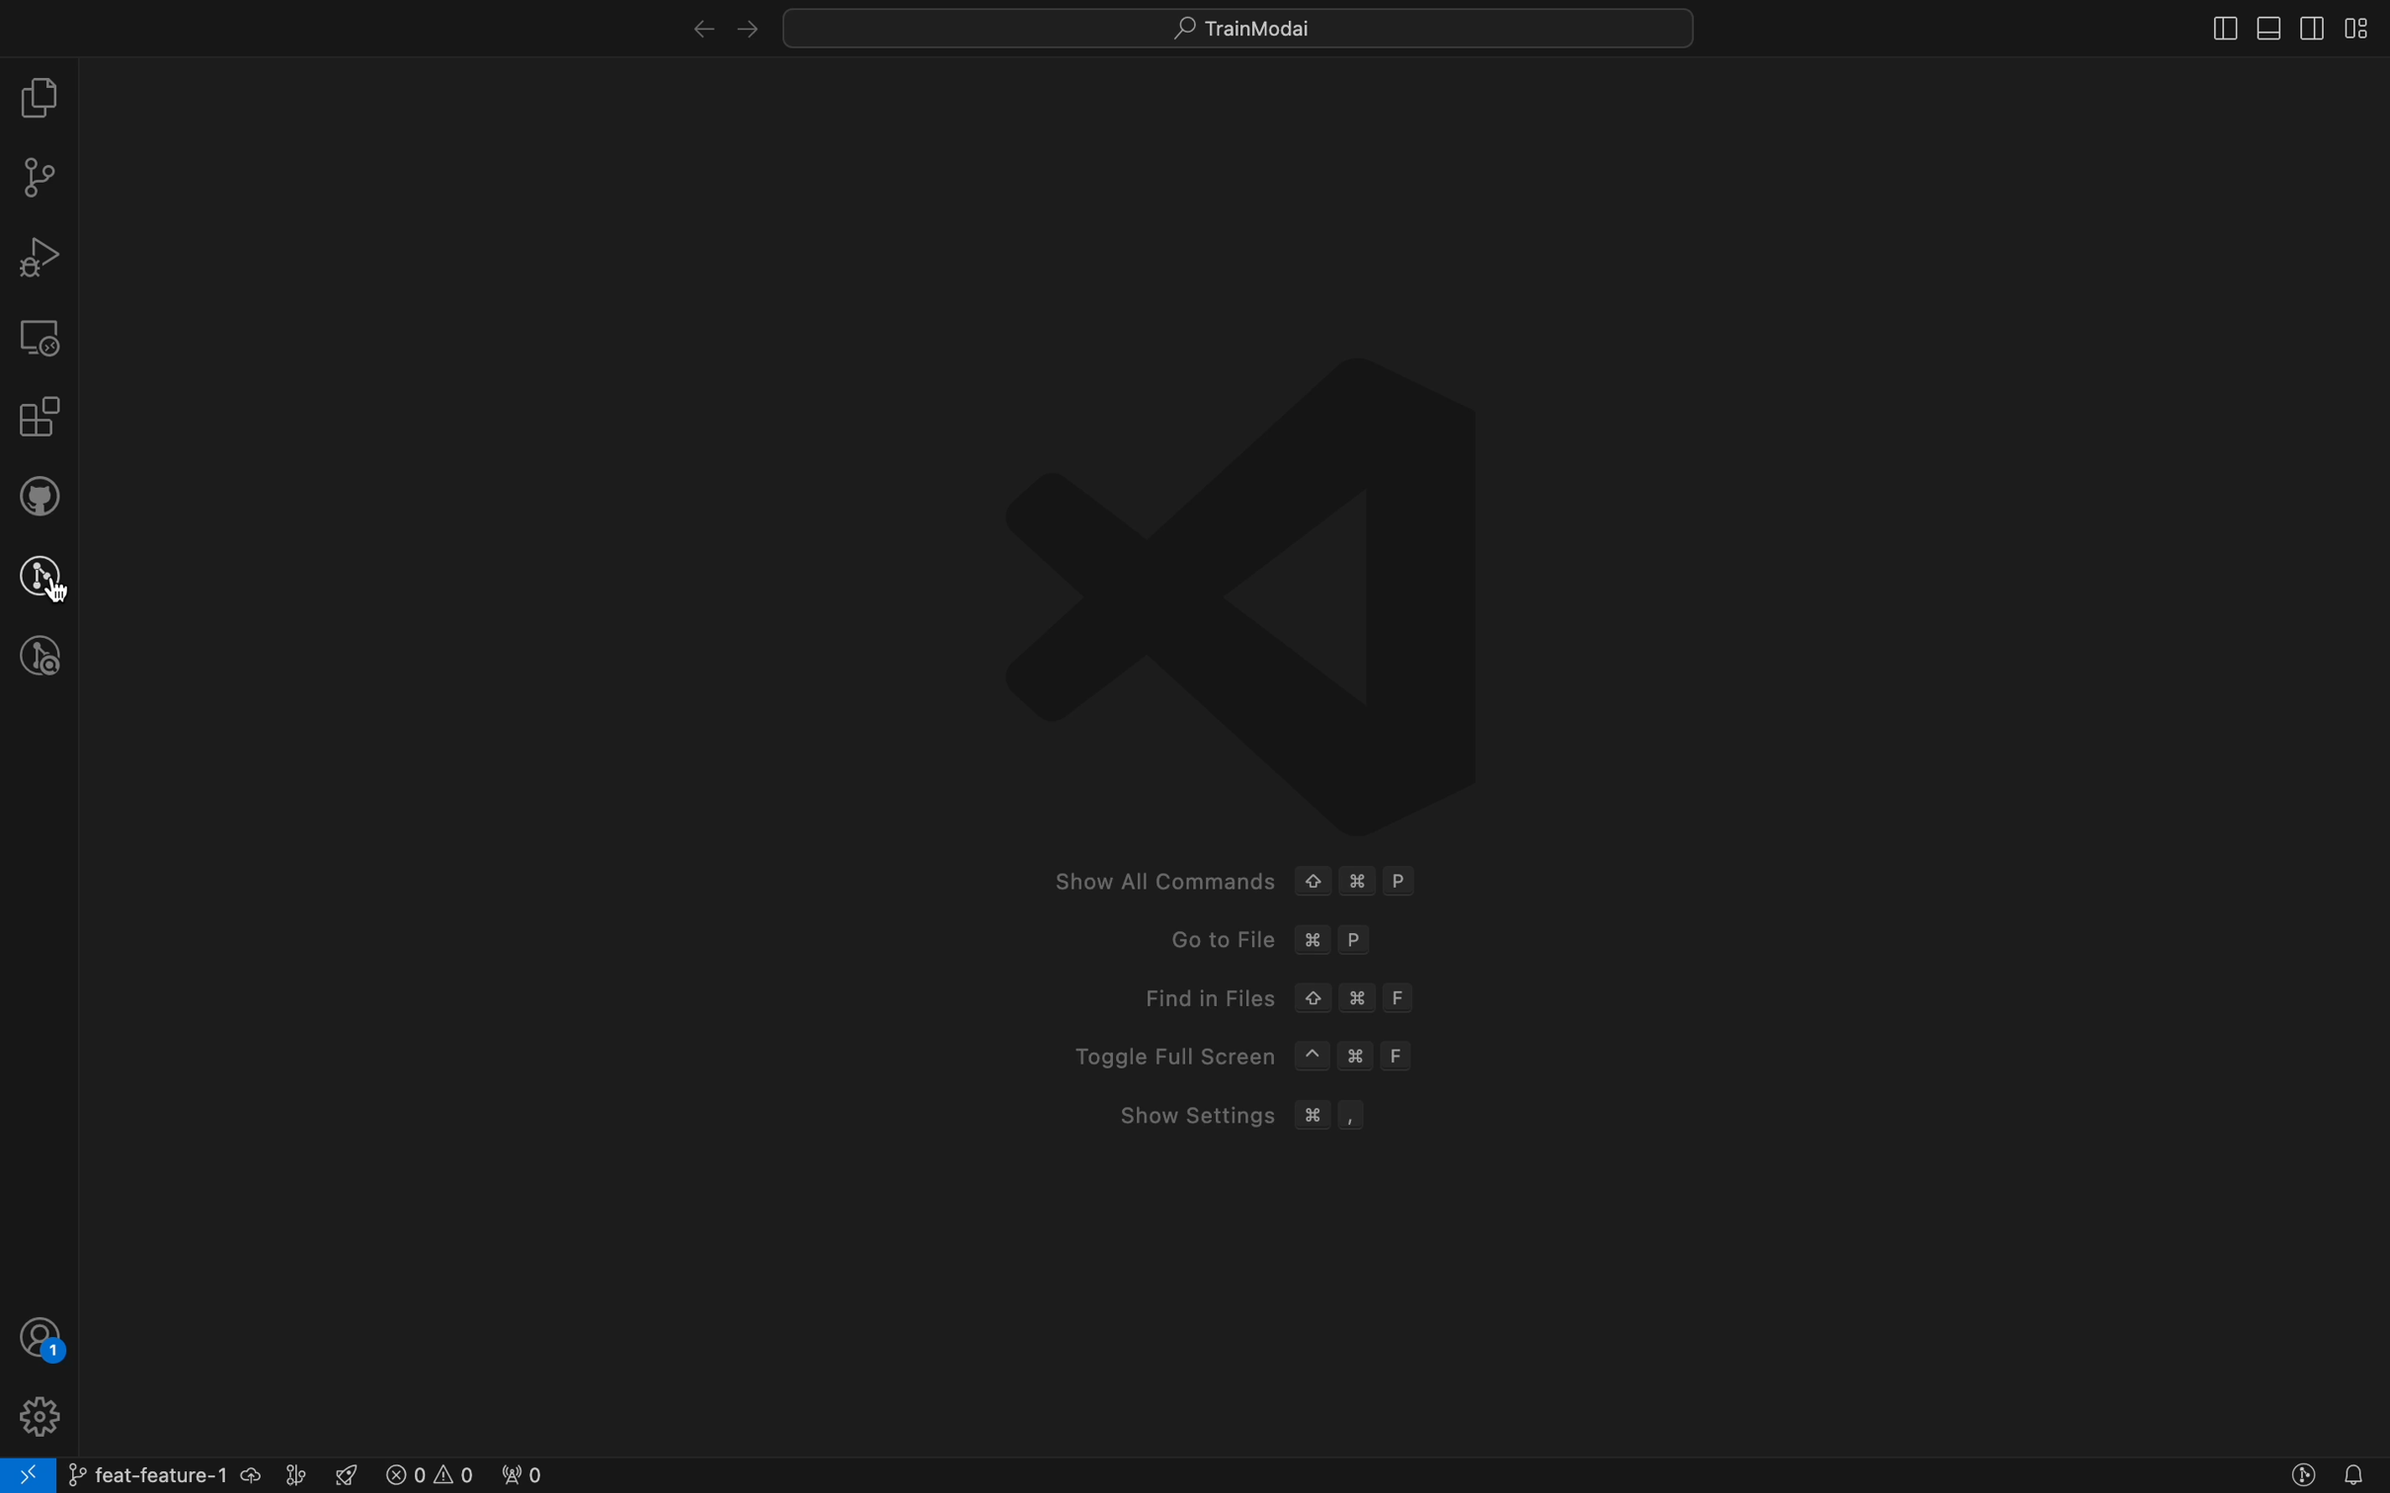  Describe the element at coordinates (2314, 27) in the screenshot. I see `toggle secondary bar` at that location.